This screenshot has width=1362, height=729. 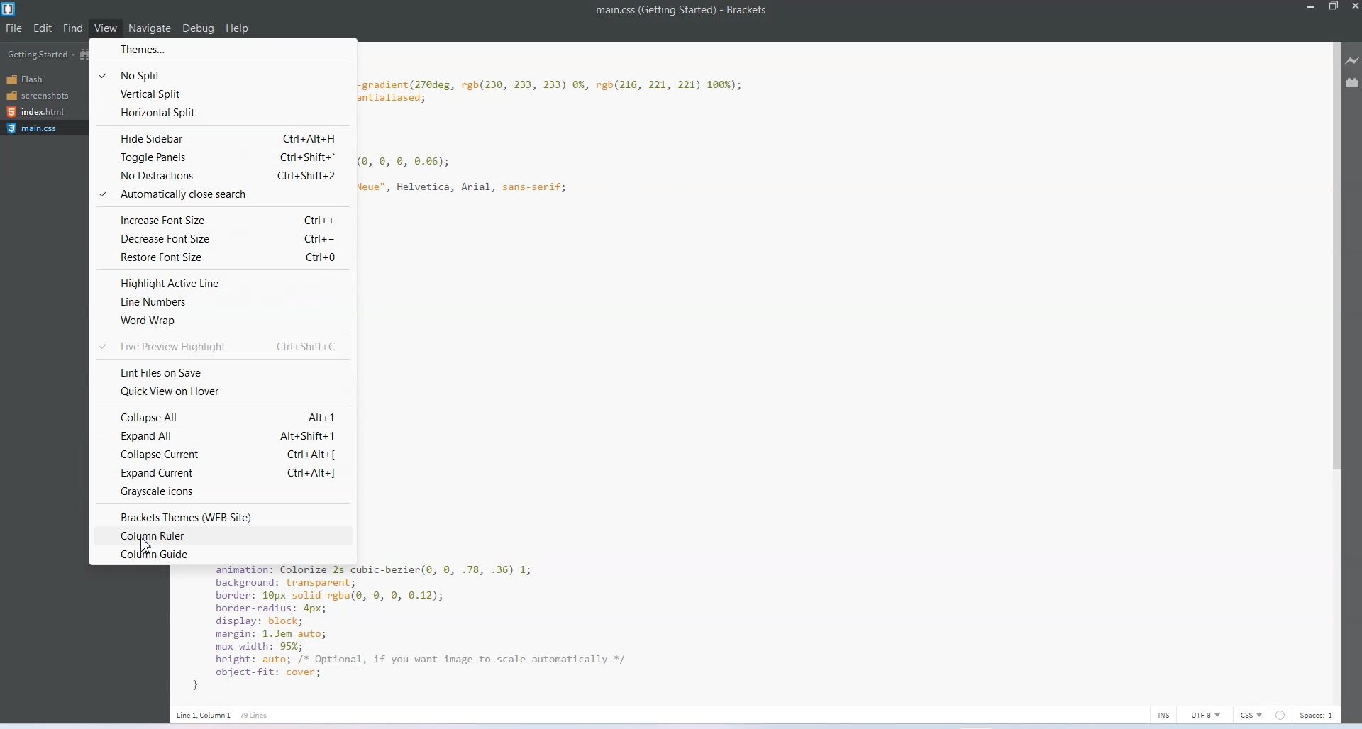 I want to click on CSS, so click(x=1251, y=714).